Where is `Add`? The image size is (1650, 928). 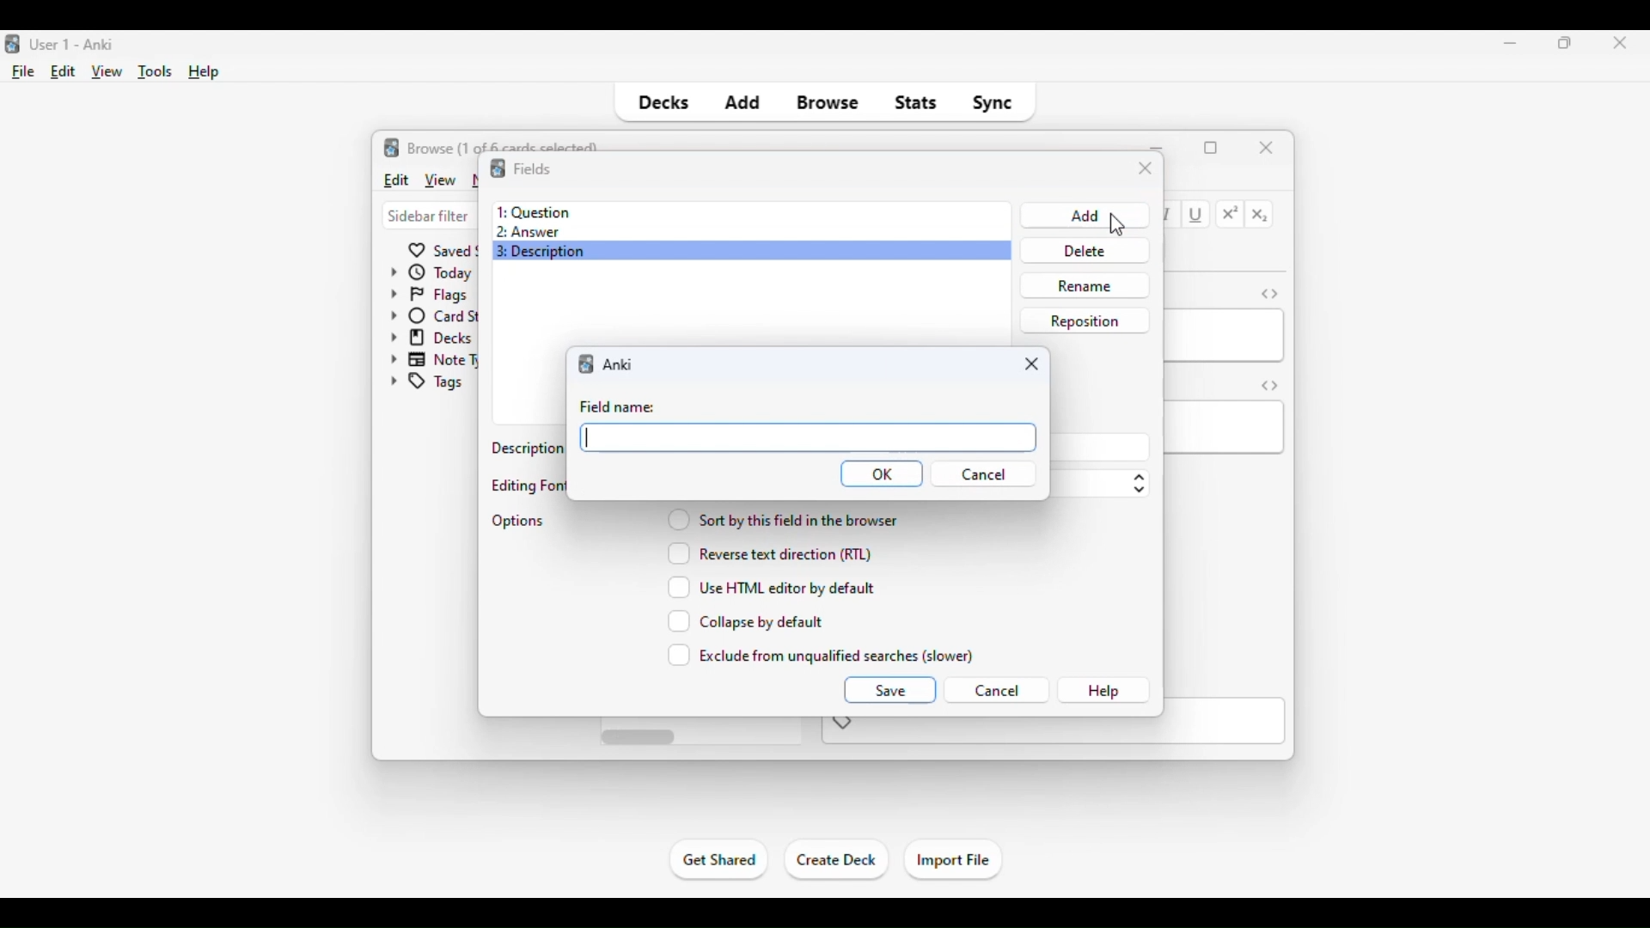 Add is located at coordinates (1083, 215).